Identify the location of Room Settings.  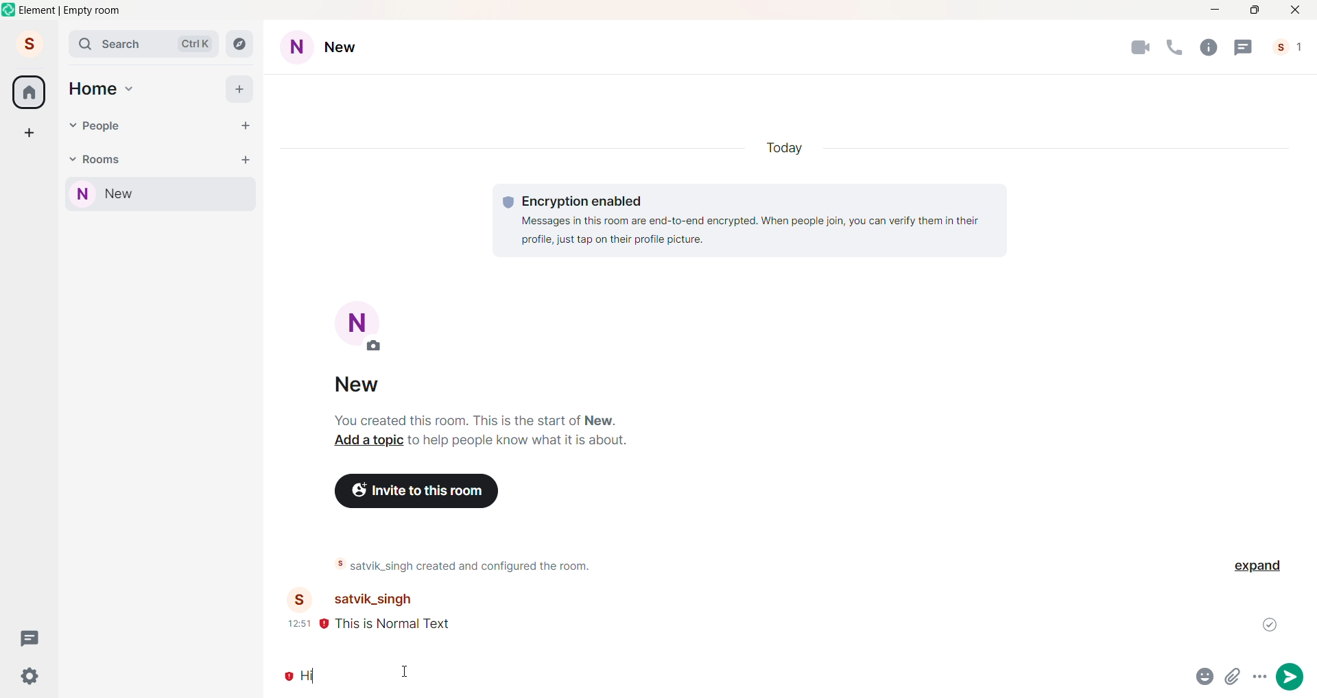
(333, 48).